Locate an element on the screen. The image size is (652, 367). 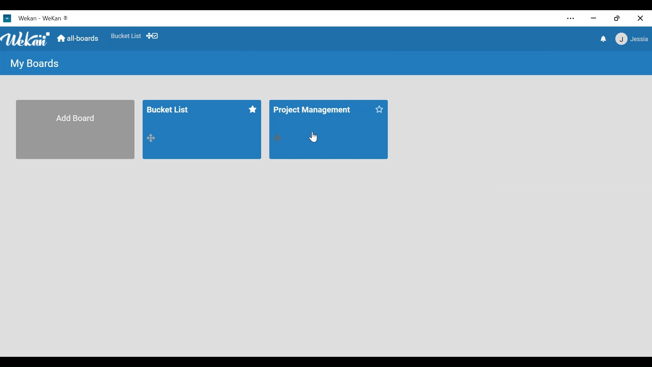
restore is located at coordinates (617, 18).